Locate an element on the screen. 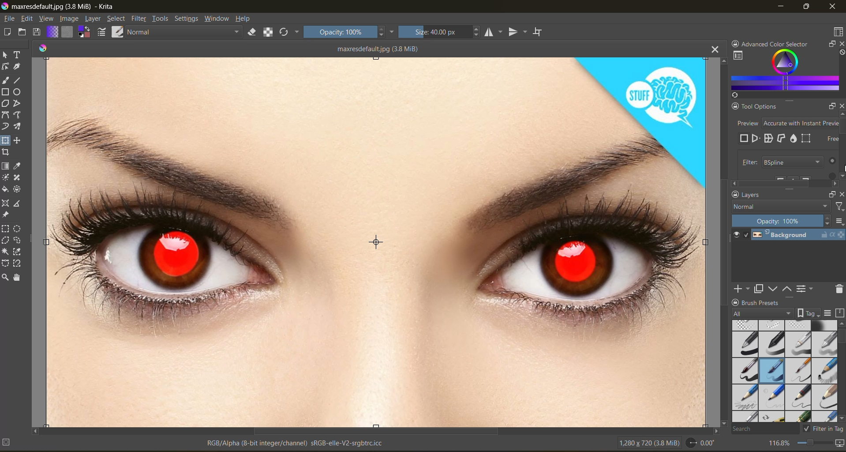 Image resolution: width=846 pixels, height=452 pixels. preview is located at coordinates (747, 122).